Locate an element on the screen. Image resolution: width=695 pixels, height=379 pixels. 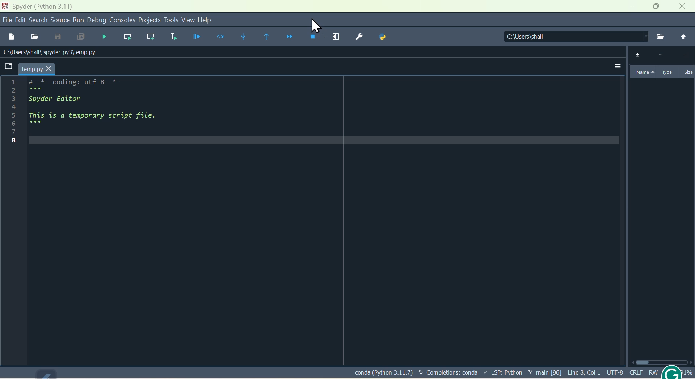
Python path manager is located at coordinates (388, 37).